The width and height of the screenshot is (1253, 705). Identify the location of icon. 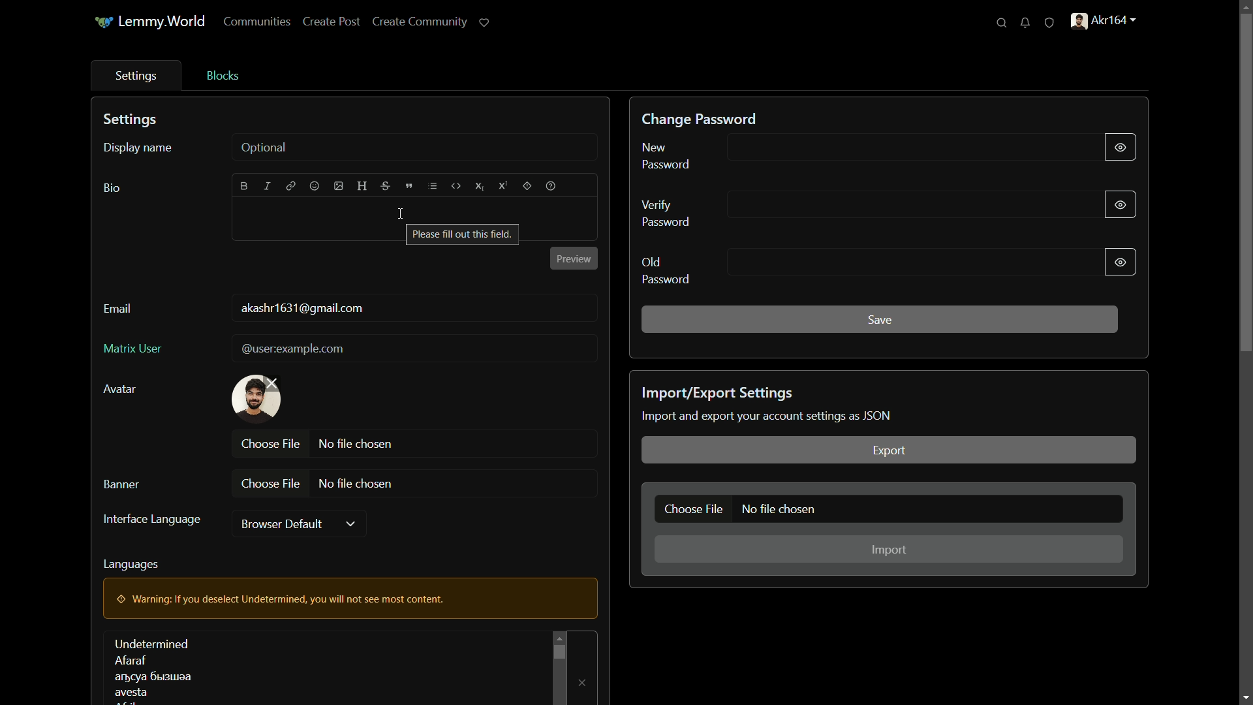
(103, 22).